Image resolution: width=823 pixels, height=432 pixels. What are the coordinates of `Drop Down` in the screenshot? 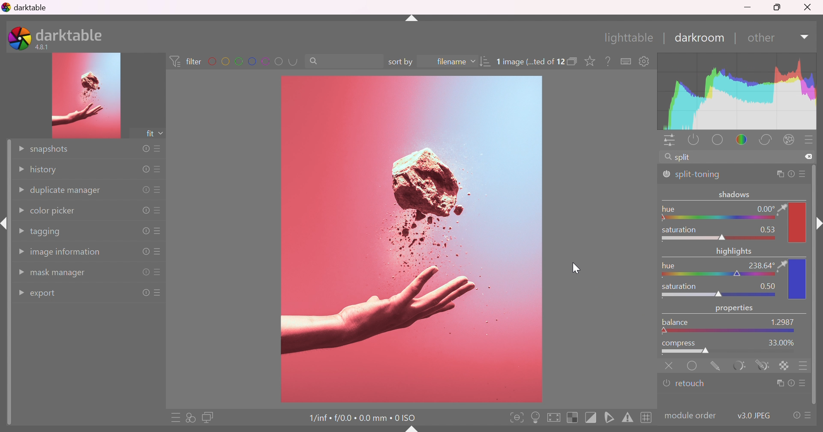 It's located at (21, 230).